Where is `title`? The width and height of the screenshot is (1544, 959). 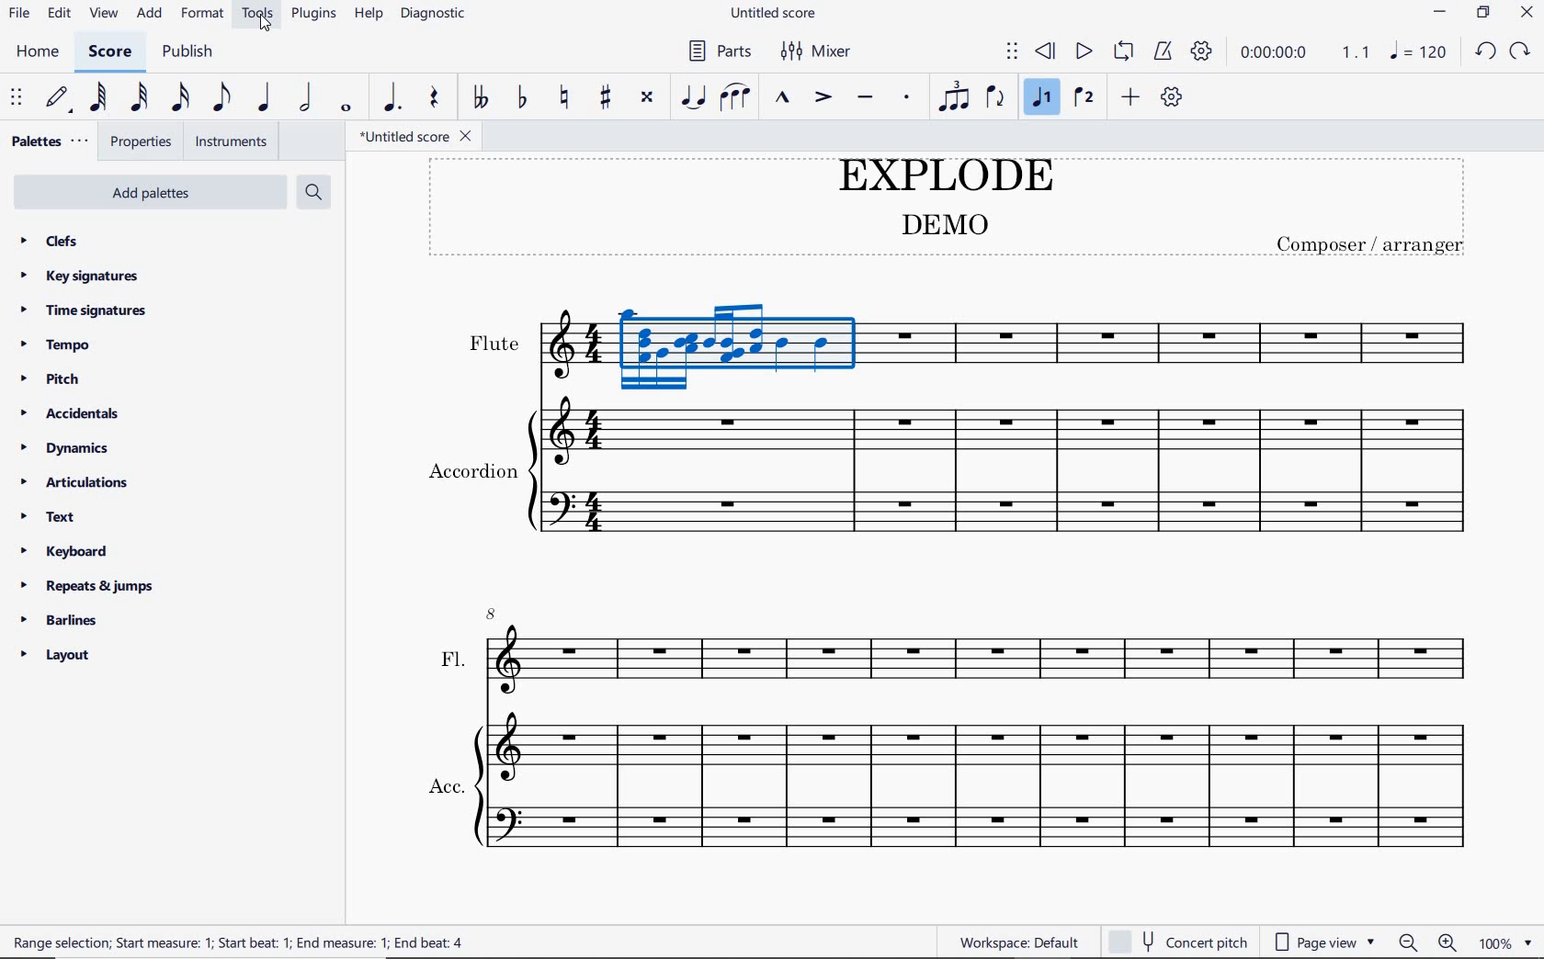
title is located at coordinates (948, 209).